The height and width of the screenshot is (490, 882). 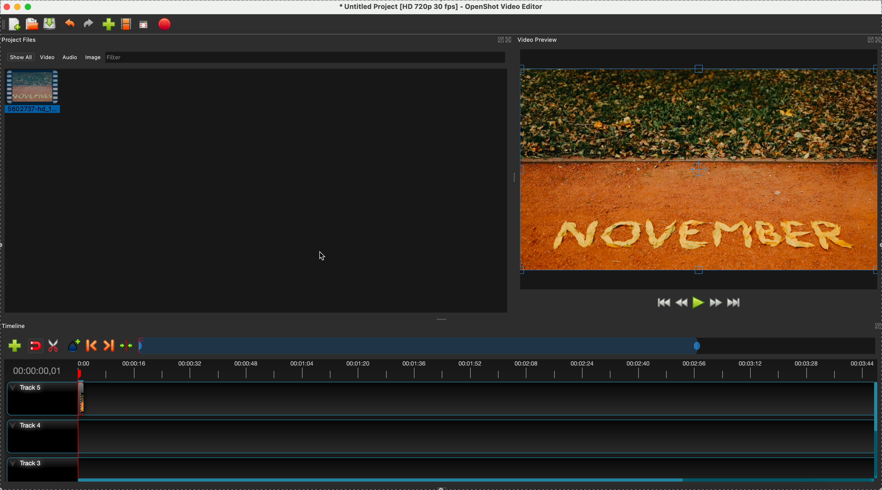 What do you see at coordinates (318, 255) in the screenshot?
I see `cursor` at bounding box center [318, 255].